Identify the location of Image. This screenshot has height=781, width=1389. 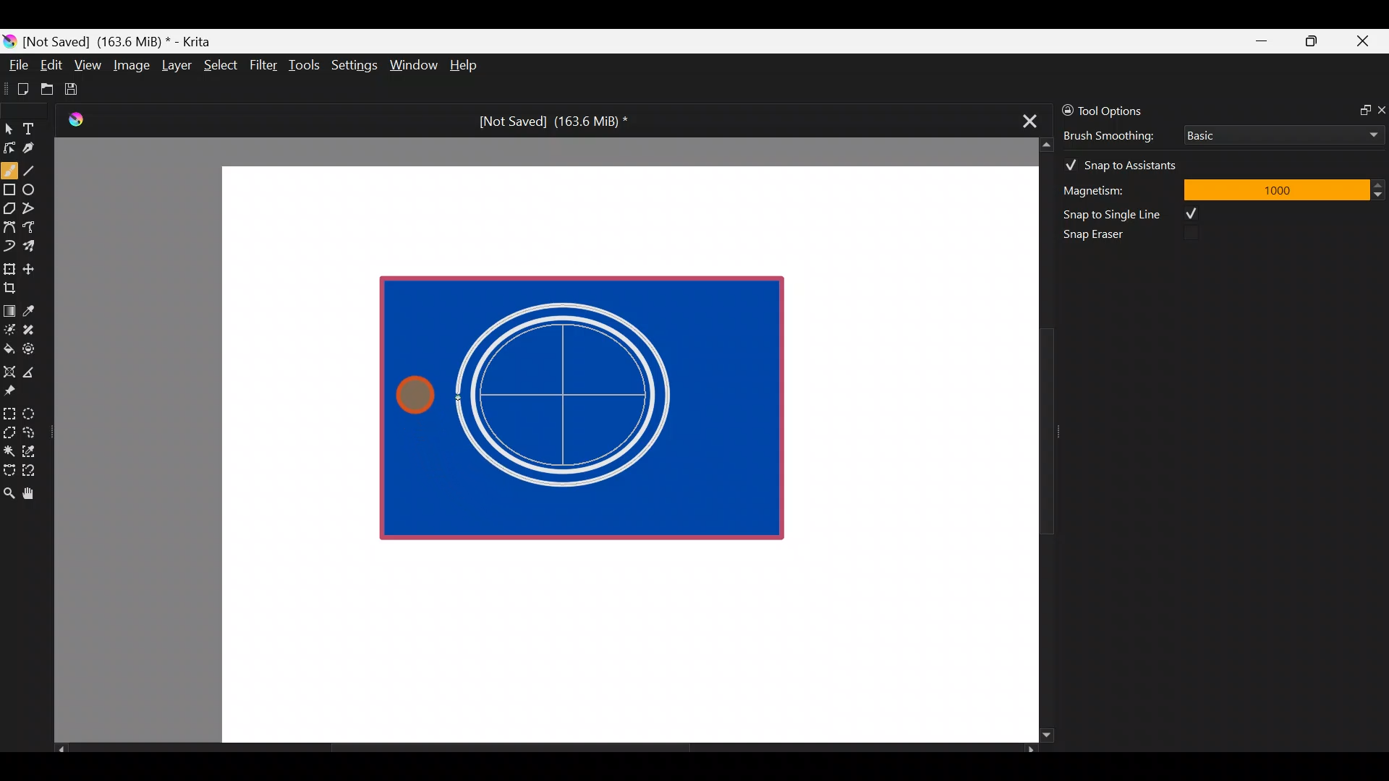
(131, 65).